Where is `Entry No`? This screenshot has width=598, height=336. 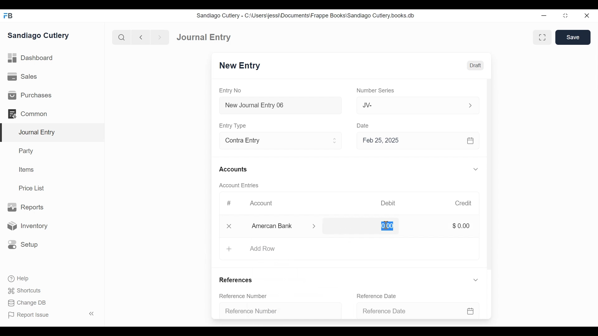 Entry No is located at coordinates (230, 91).